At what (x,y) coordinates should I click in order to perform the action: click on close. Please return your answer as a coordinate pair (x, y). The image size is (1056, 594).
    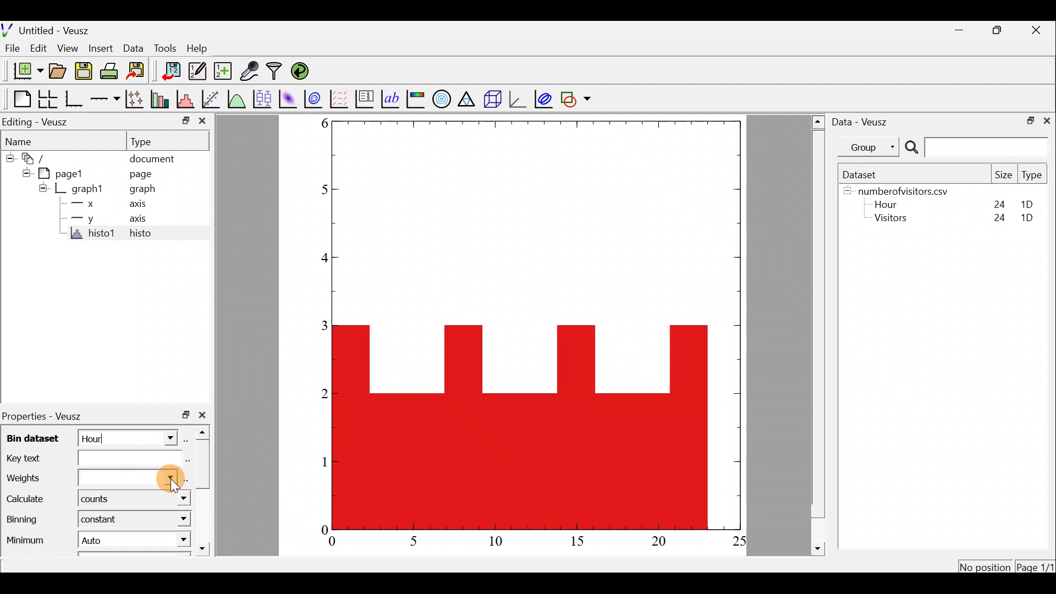
    Looking at the image, I should click on (1038, 32).